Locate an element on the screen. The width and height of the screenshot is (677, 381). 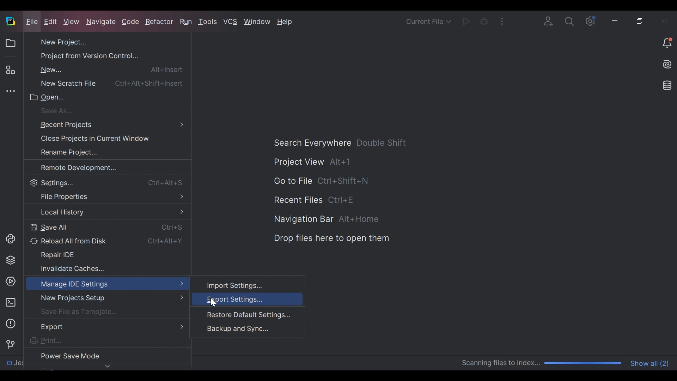
Drag files here to open them is located at coordinates (331, 238).